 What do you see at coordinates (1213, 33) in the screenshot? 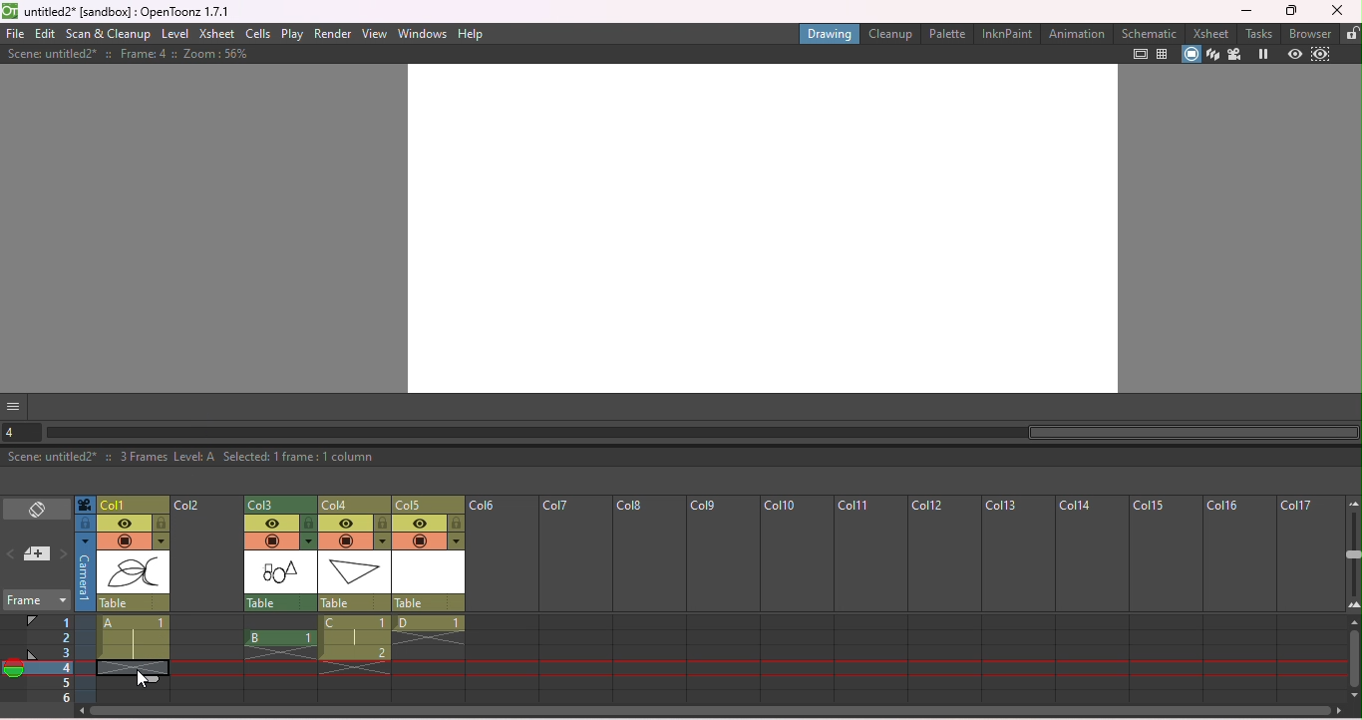
I see `Xsheet` at bounding box center [1213, 33].